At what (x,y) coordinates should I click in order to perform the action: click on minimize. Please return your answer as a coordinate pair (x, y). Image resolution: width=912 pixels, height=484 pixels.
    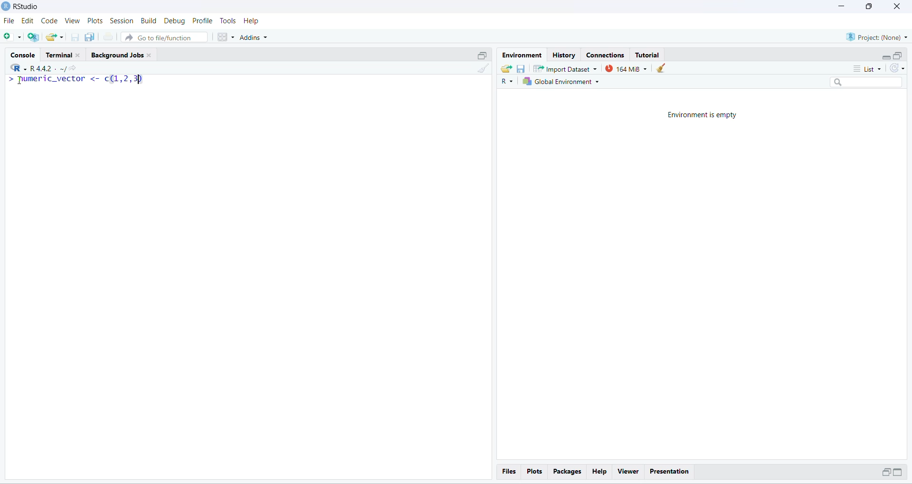
    Looking at the image, I should click on (884, 472).